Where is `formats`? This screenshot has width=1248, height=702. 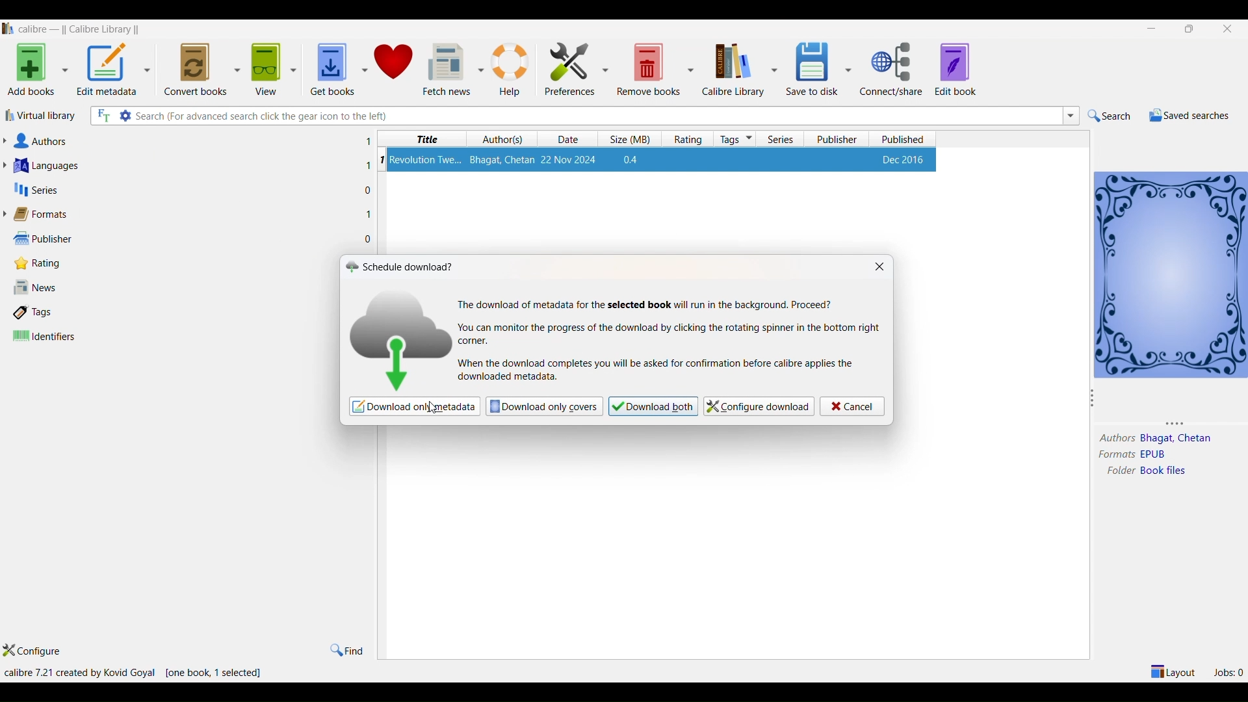
formats is located at coordinates (1113, 454).